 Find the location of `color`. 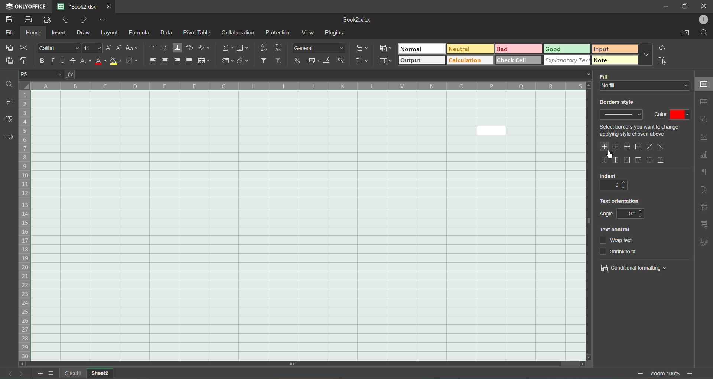

color is located at coordinates (672, 115).